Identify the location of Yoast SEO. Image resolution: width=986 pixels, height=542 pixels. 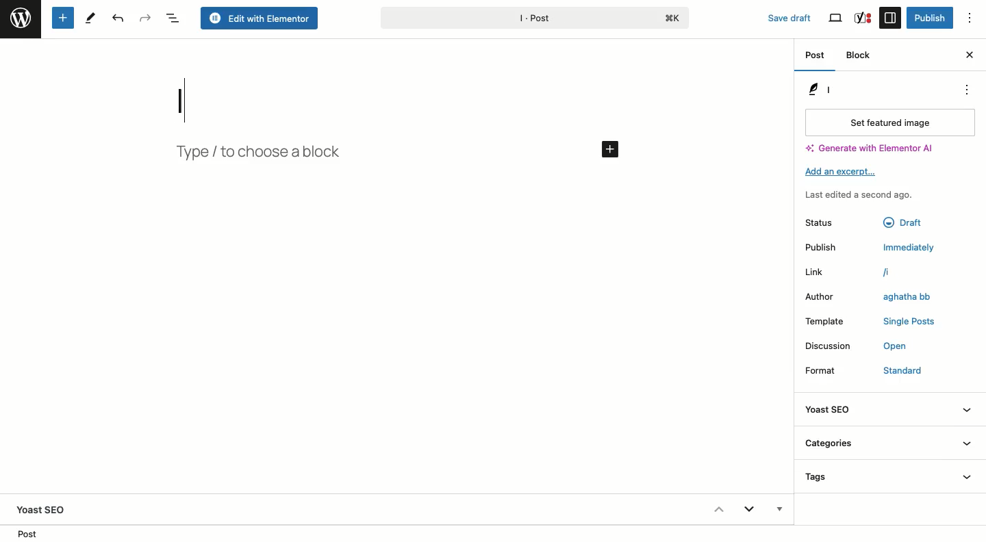
(889, 410).